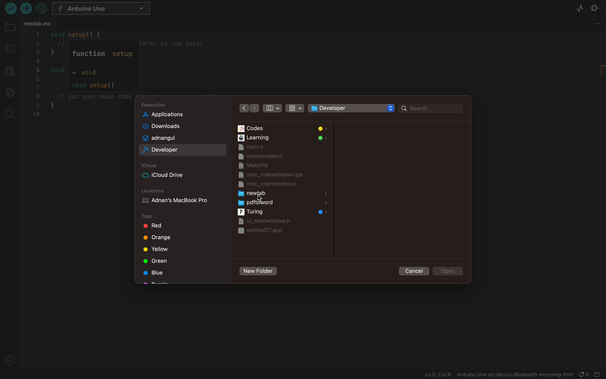  What do you see at coordinates (431, 109) in the screenshot?
I see `search bar` at bounding box center [431, 109].